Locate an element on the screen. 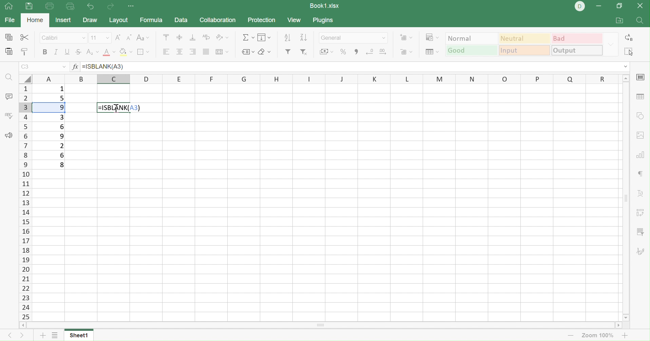  Sort descending is located at coordinates (289, 38).